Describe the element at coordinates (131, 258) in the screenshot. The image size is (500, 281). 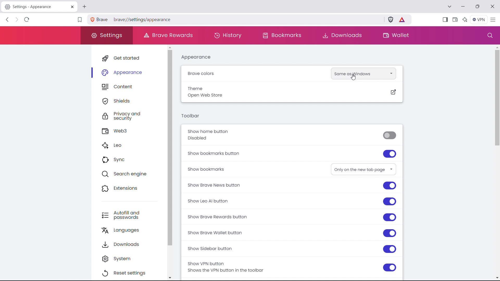
I see `system` at that location.